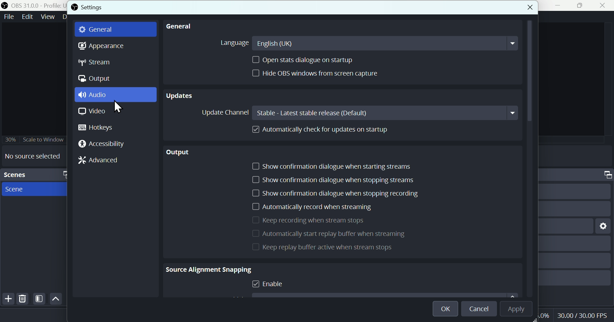 Image resolution: width=614 pixels, height=322 pixels. What do you see at coordinates (92, 112) in the screenshot?
I see `Video` at bounding box center [92, 112].